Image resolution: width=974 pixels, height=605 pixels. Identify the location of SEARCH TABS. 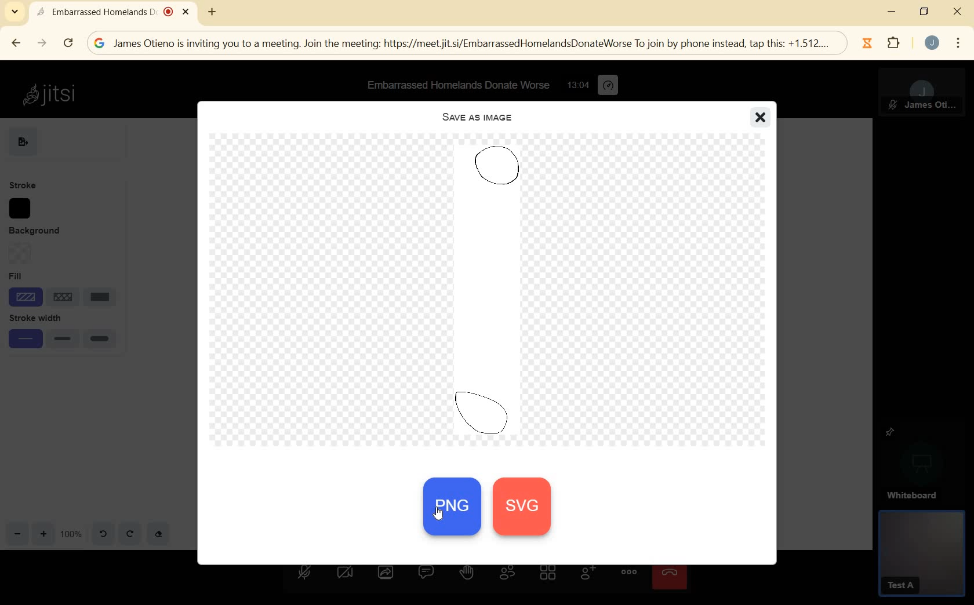
(14, 13).